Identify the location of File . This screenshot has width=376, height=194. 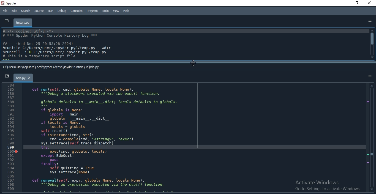
(5, 10).